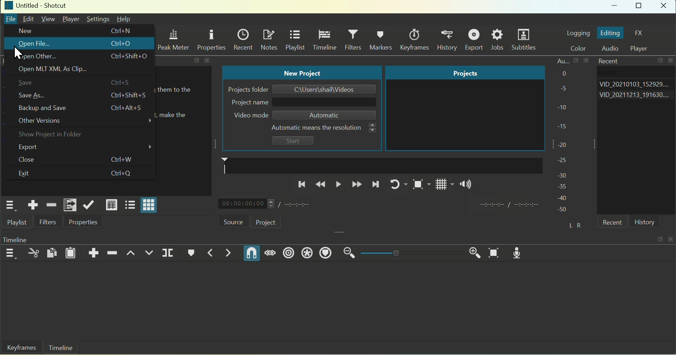 Image resolution: width=676 pixels, height=355 pixels. I want to click on Video mode, so click(245, 116).